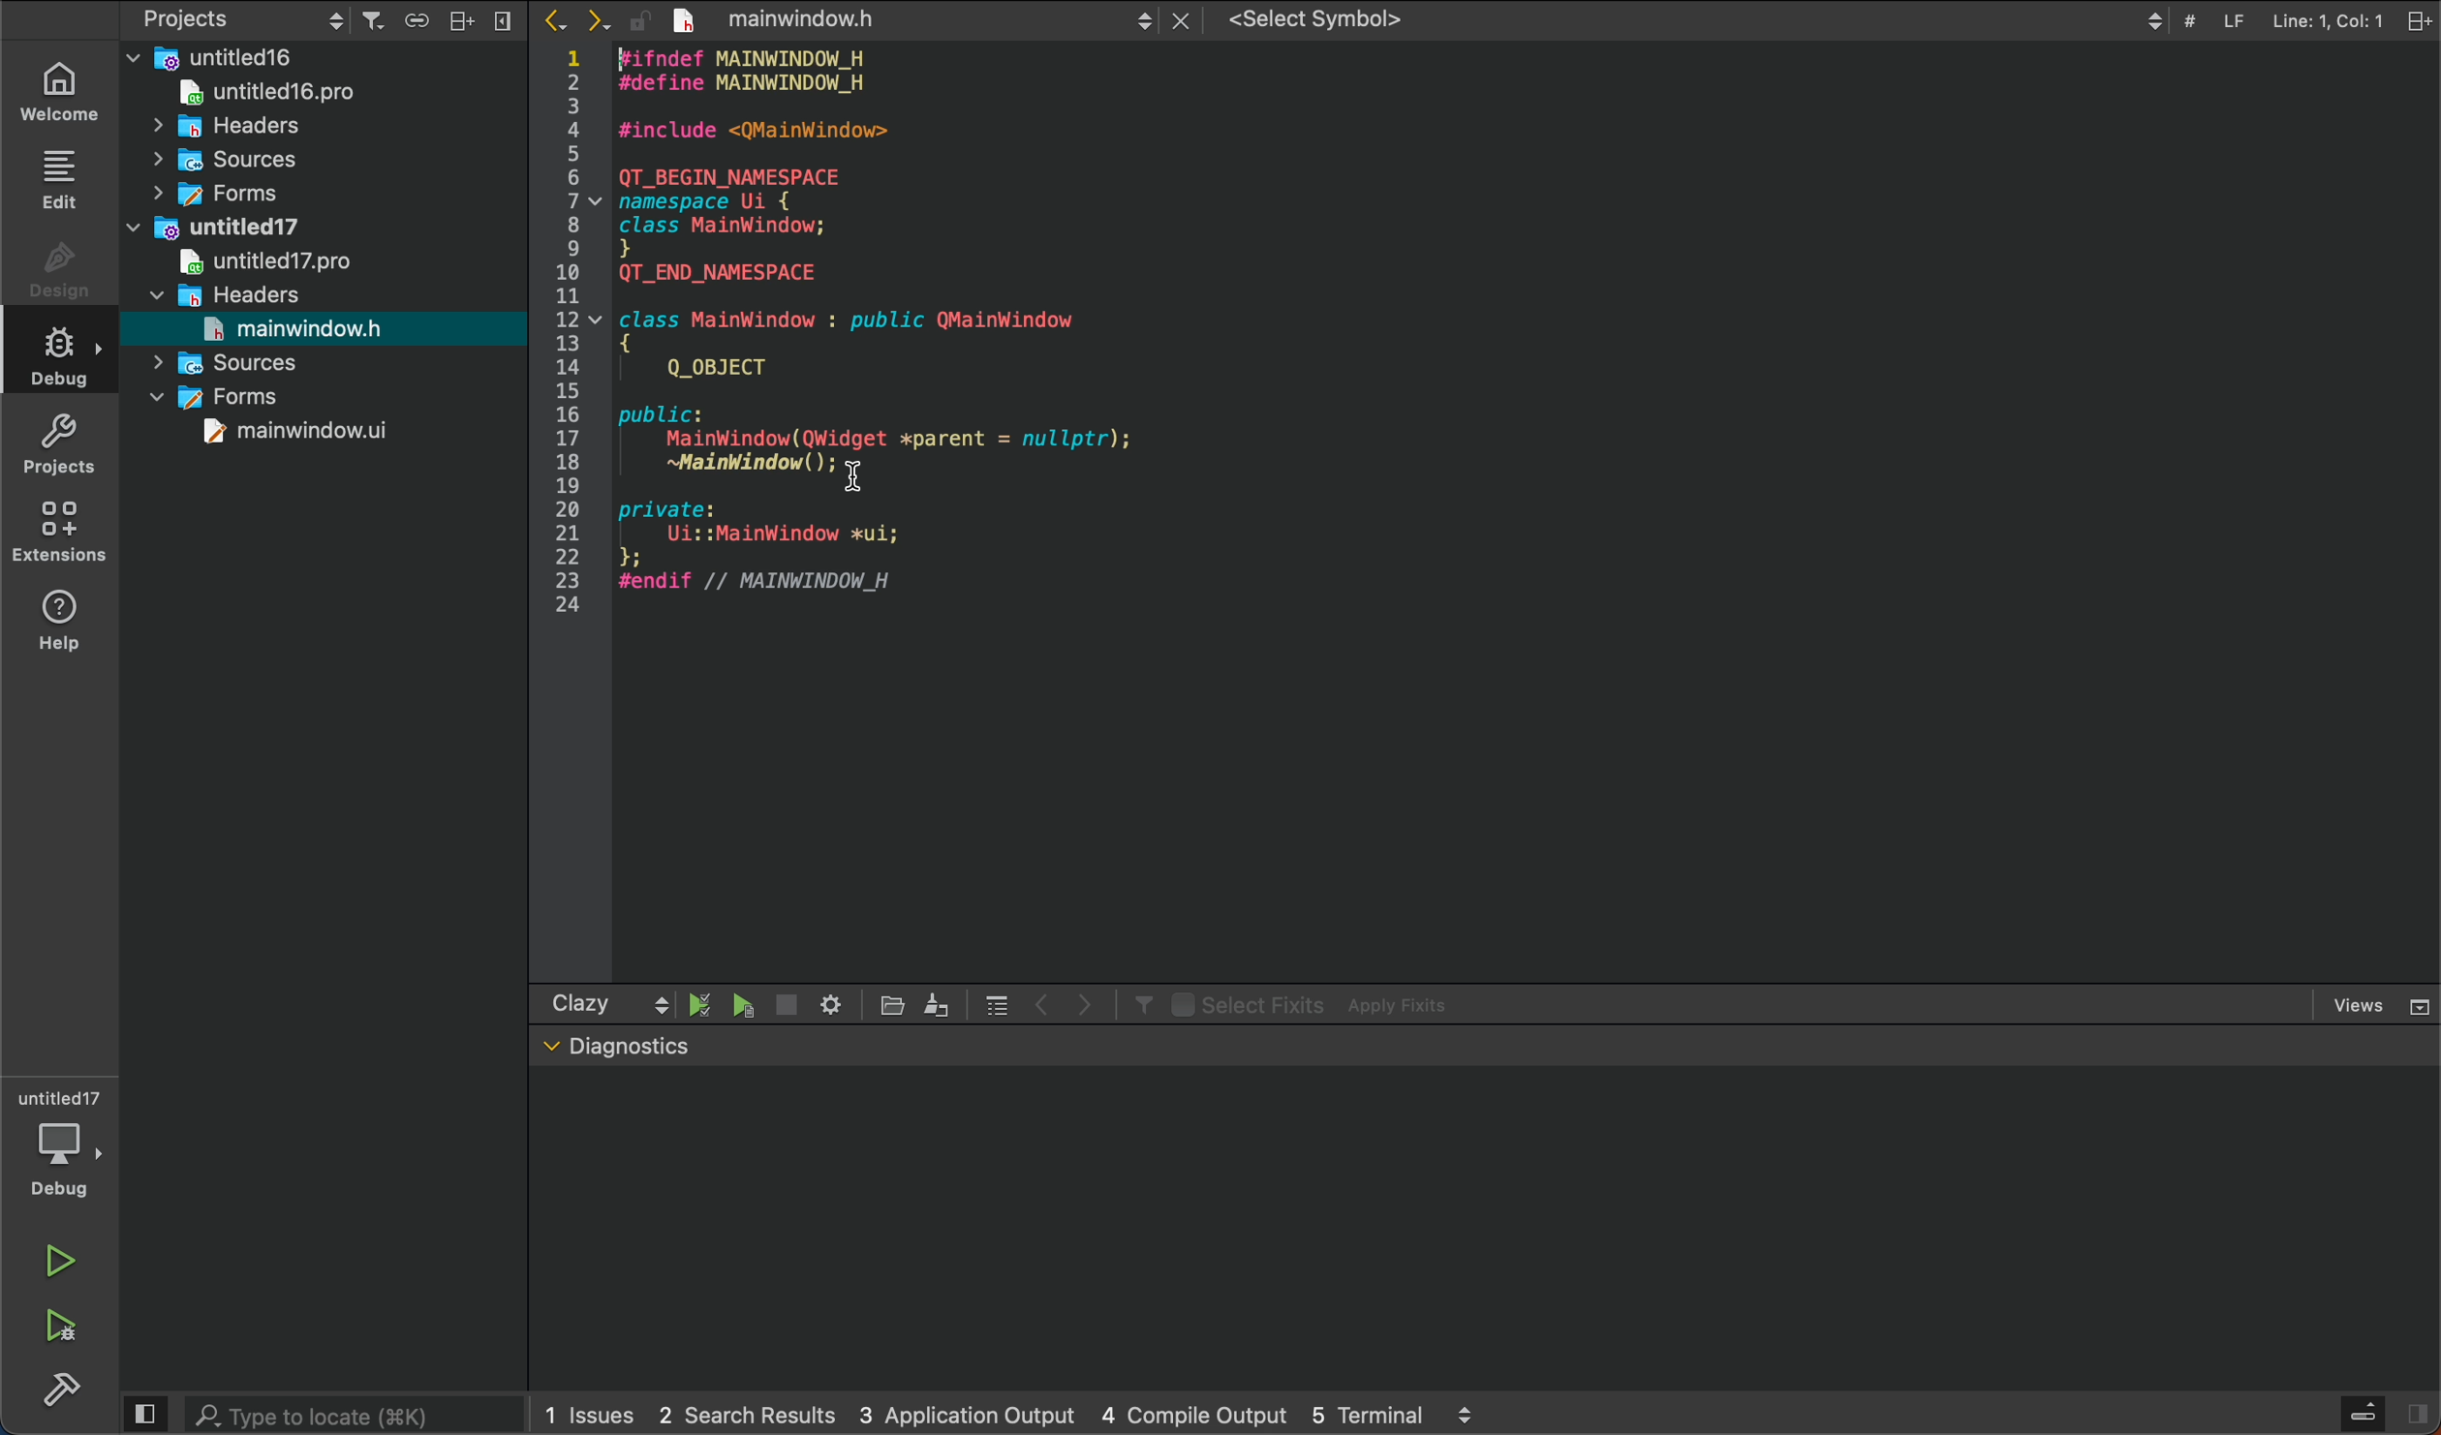  What do you see at coordinates (226, 293) in the screenshot?
I see `Headers` at bounding box center [226, 293].